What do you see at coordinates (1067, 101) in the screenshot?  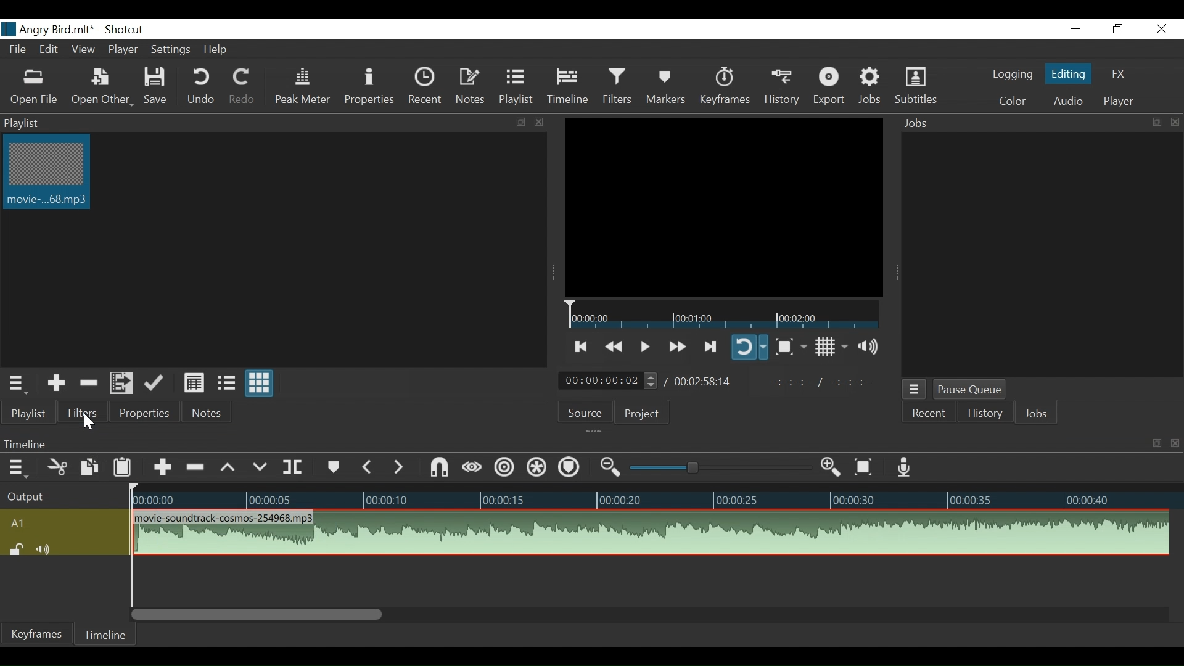 I see `Audio` at bounding box center [1067, 101].